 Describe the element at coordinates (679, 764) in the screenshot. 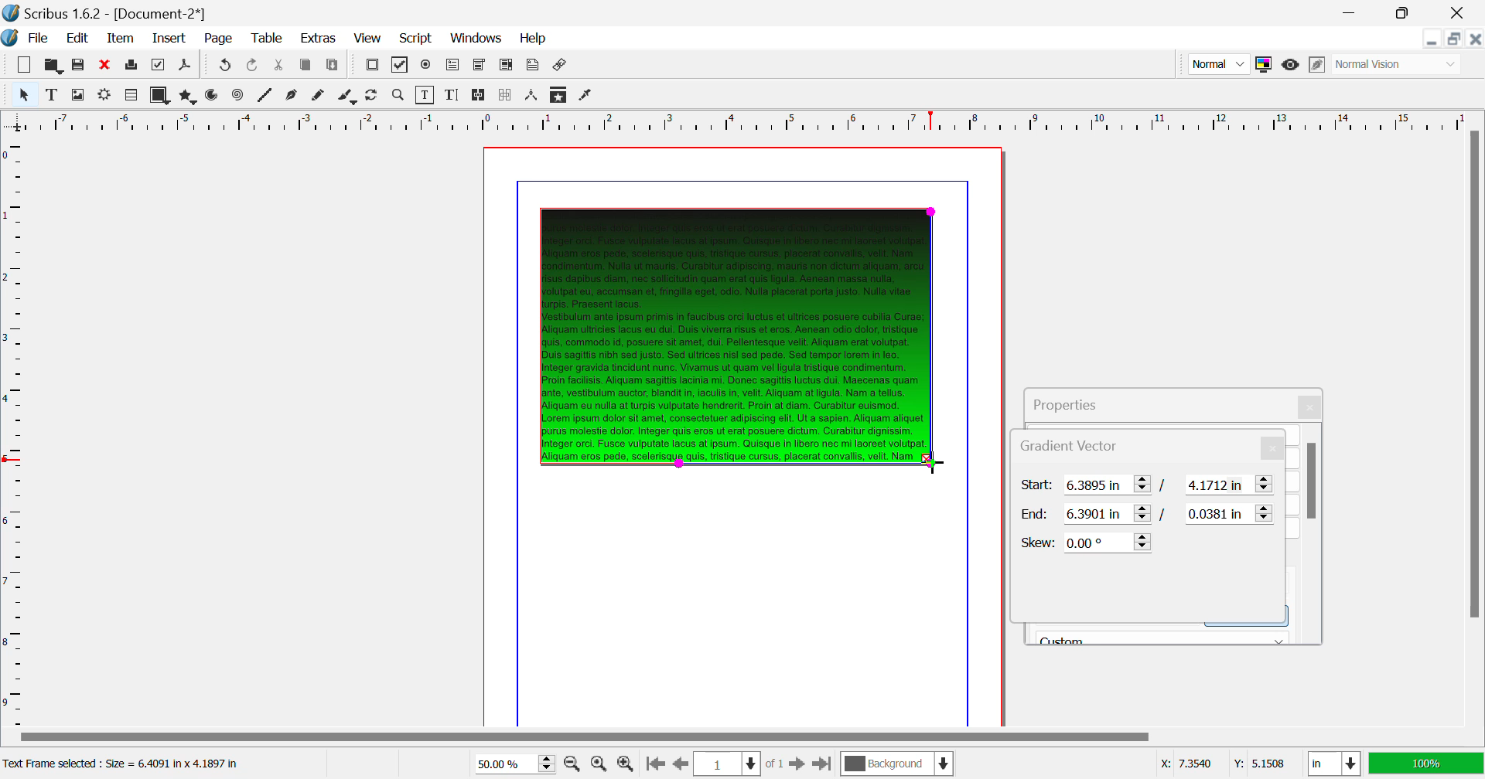

I see `Previous Page` at that location.